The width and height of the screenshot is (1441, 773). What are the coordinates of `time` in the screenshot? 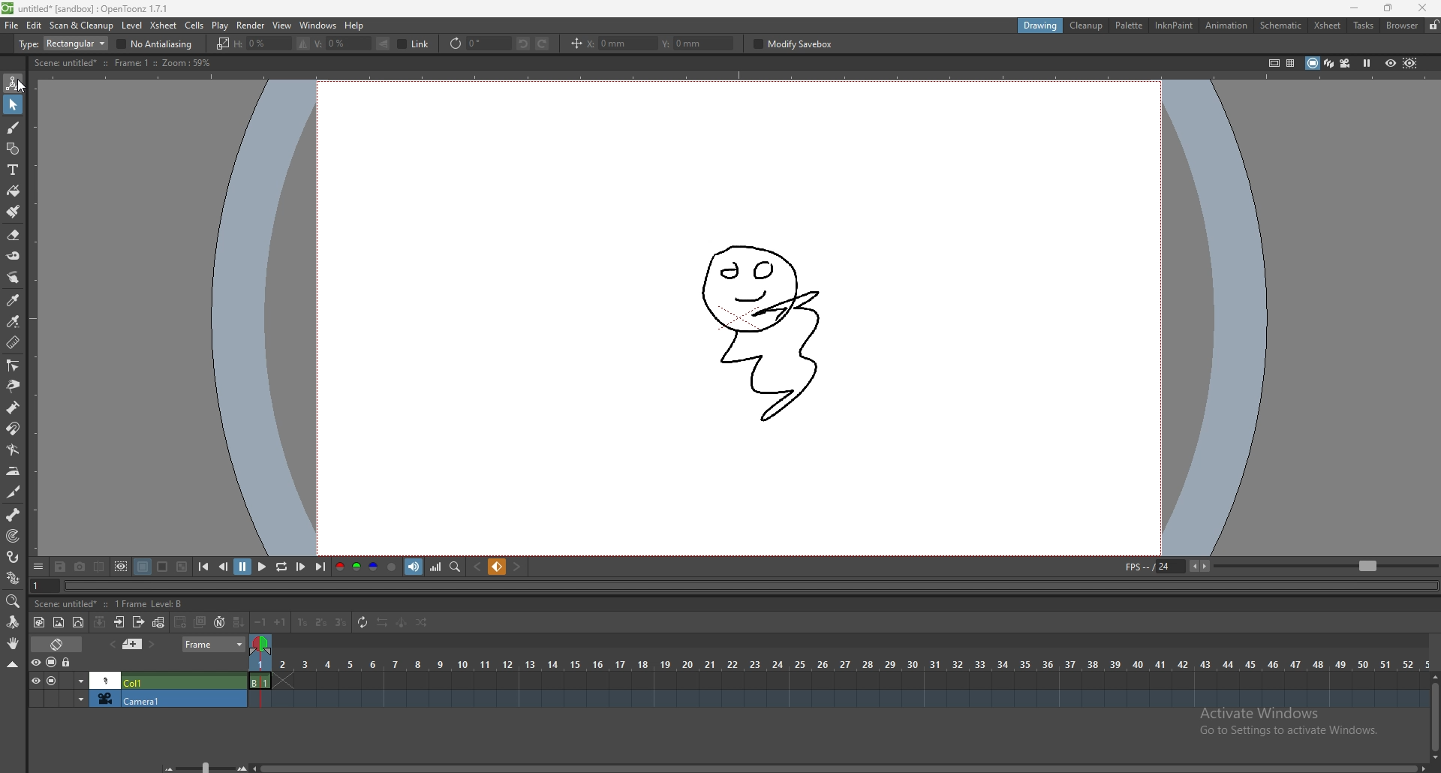 It's located at (838, 662).